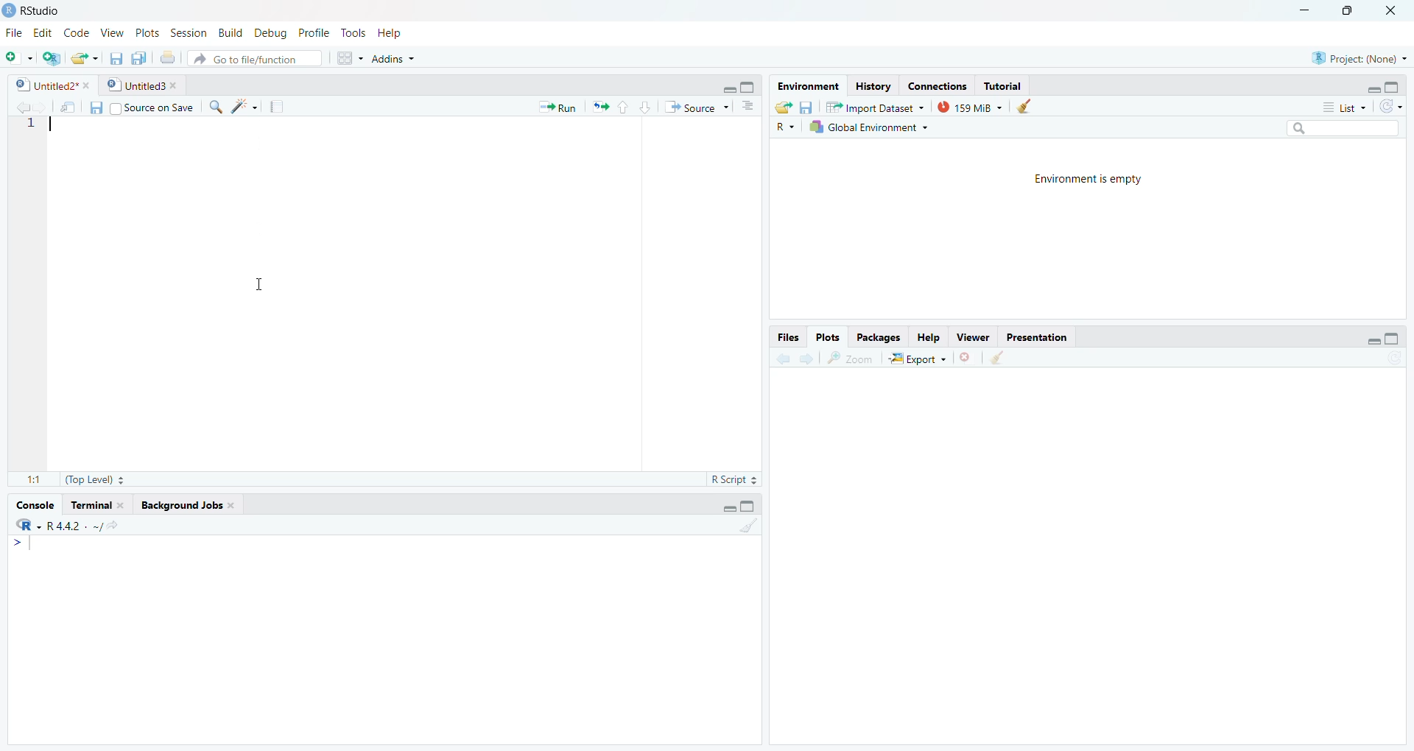  What do you see at coordinates (850, 359) in the screenshot?
I see `Zoom` at bounding box center [850, 359].